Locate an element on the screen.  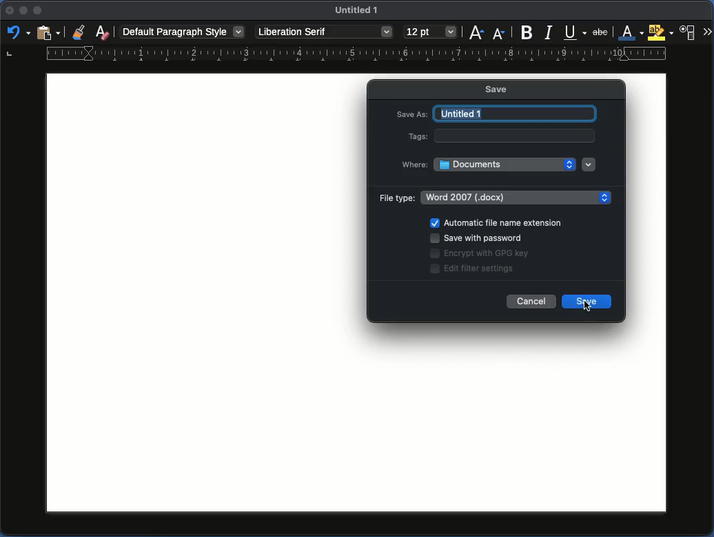
Cursor is located at coordinates (587, 307).